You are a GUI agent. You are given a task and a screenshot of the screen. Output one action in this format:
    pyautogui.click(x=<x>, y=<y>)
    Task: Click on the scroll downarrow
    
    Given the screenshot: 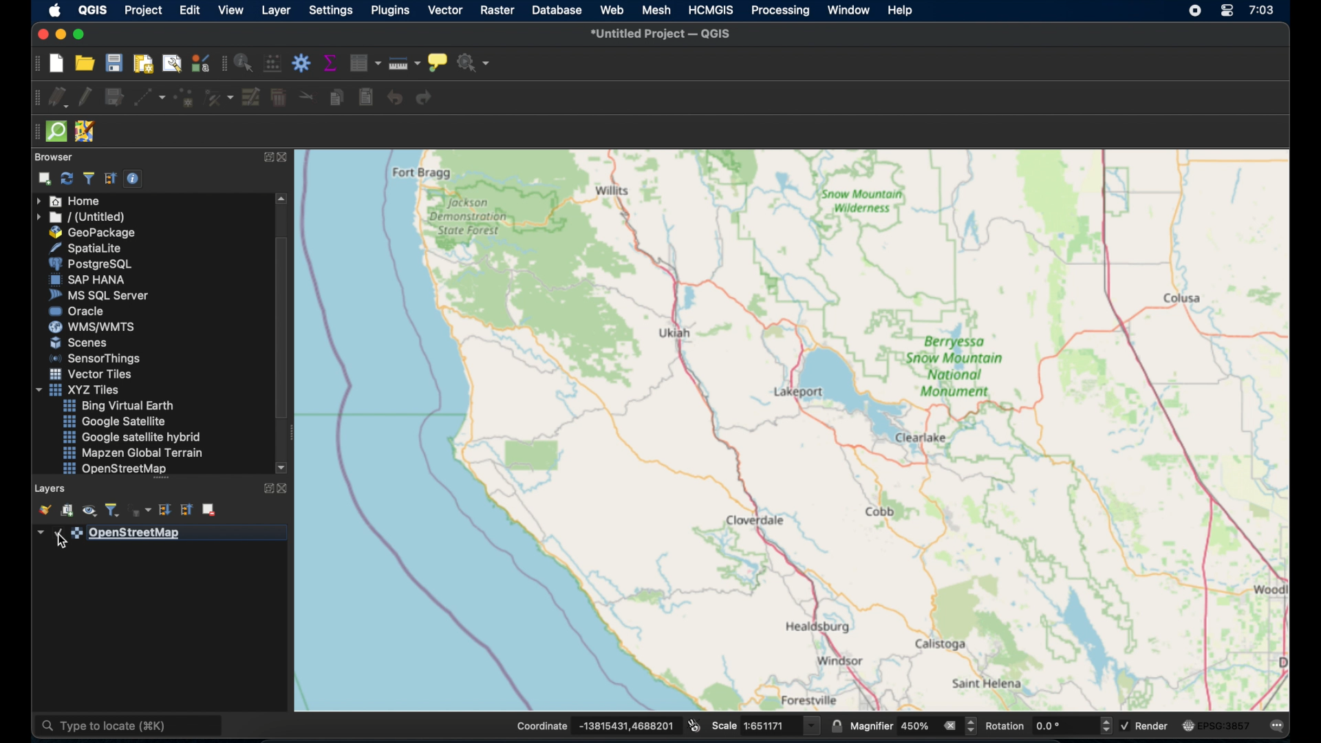 What is the action you would take?
    pyautogui.click(x=286, y=468)
    